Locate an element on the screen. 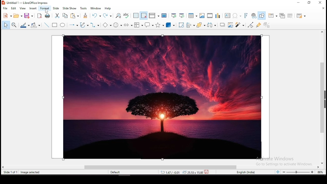 This screenshot has width=327, height=184. tables is located at coordinates (192, 16).